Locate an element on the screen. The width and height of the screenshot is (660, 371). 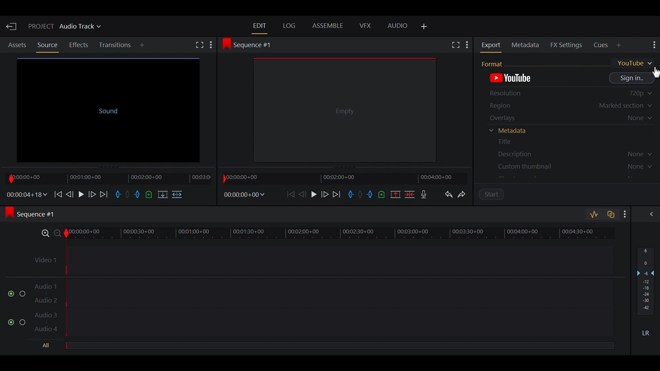
Play is located at coordinates (314, 194).